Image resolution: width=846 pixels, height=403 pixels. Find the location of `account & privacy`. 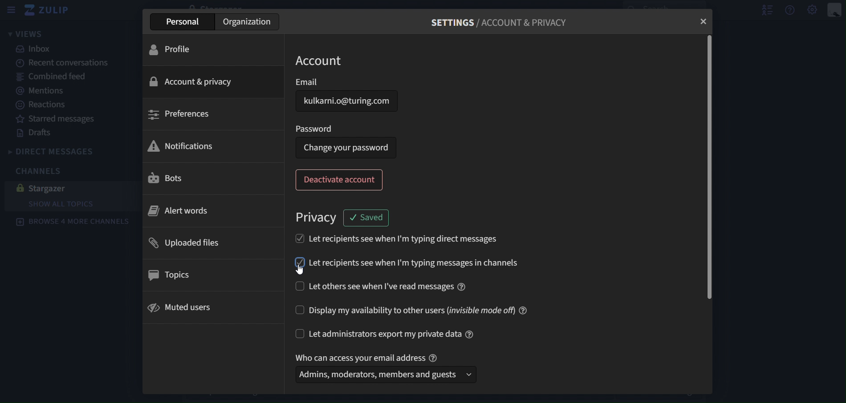

account & privacy is located at coordinates (211, 82).